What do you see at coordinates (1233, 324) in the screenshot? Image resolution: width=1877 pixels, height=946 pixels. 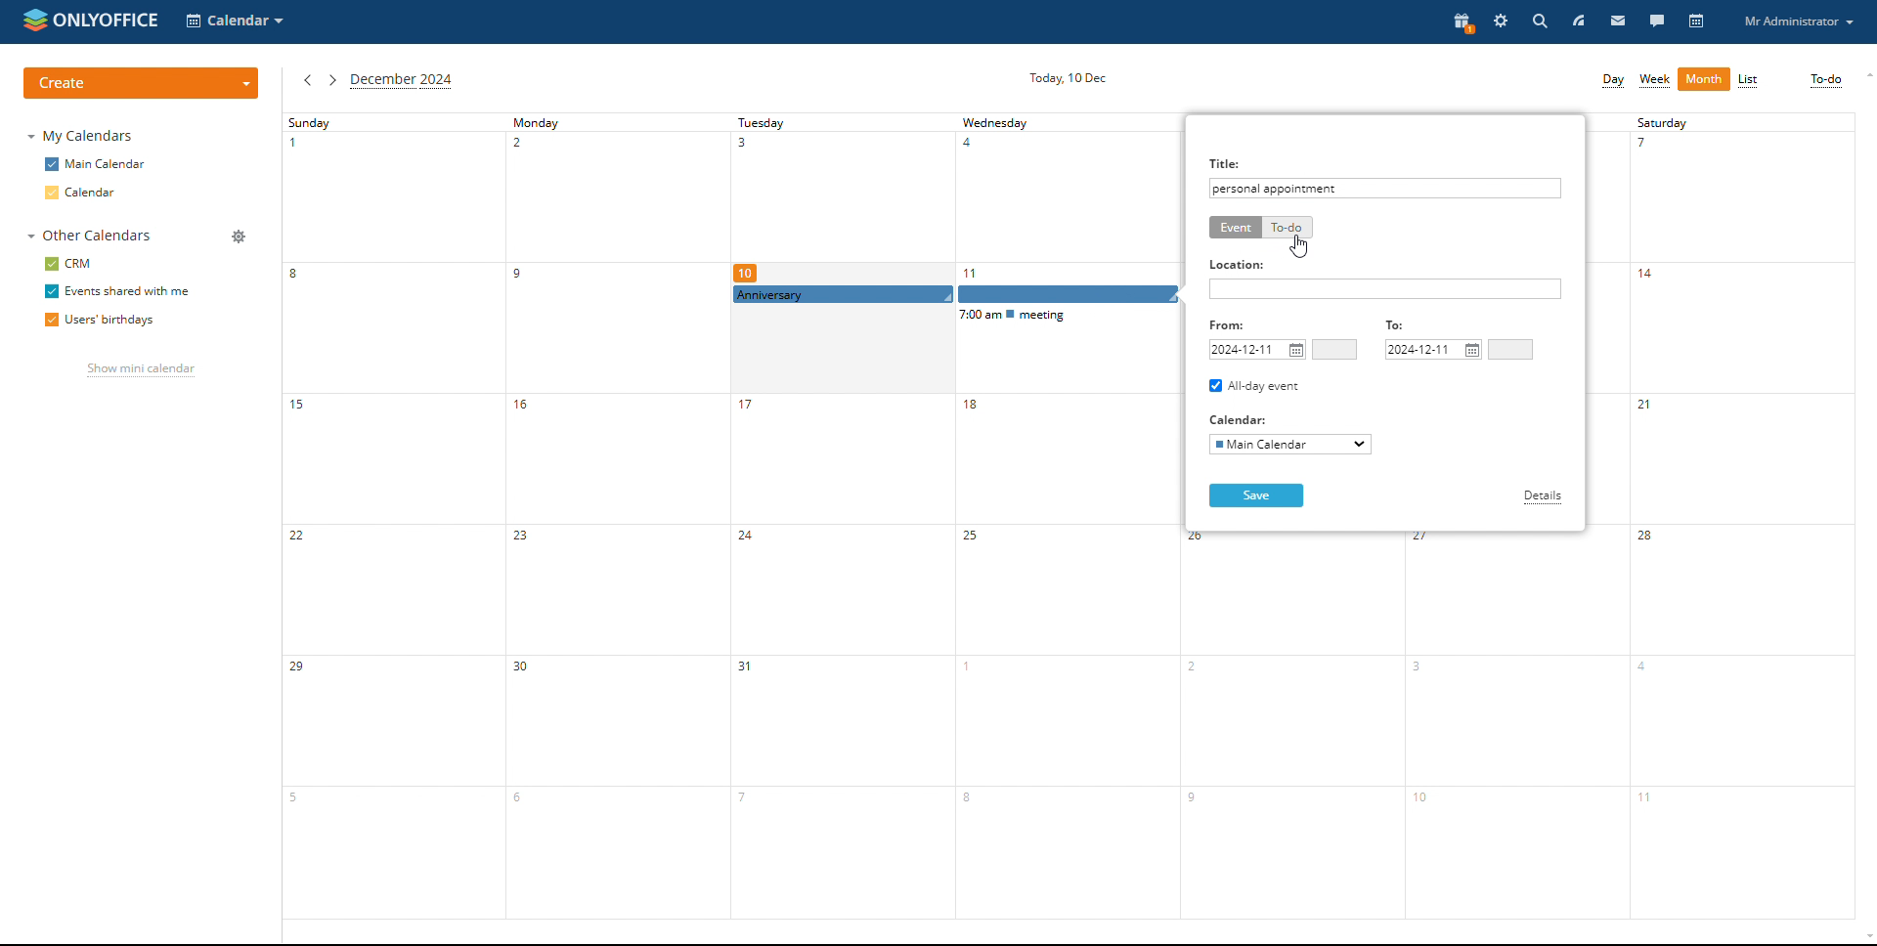 I see `From:` at bounding box center [1233, 324].